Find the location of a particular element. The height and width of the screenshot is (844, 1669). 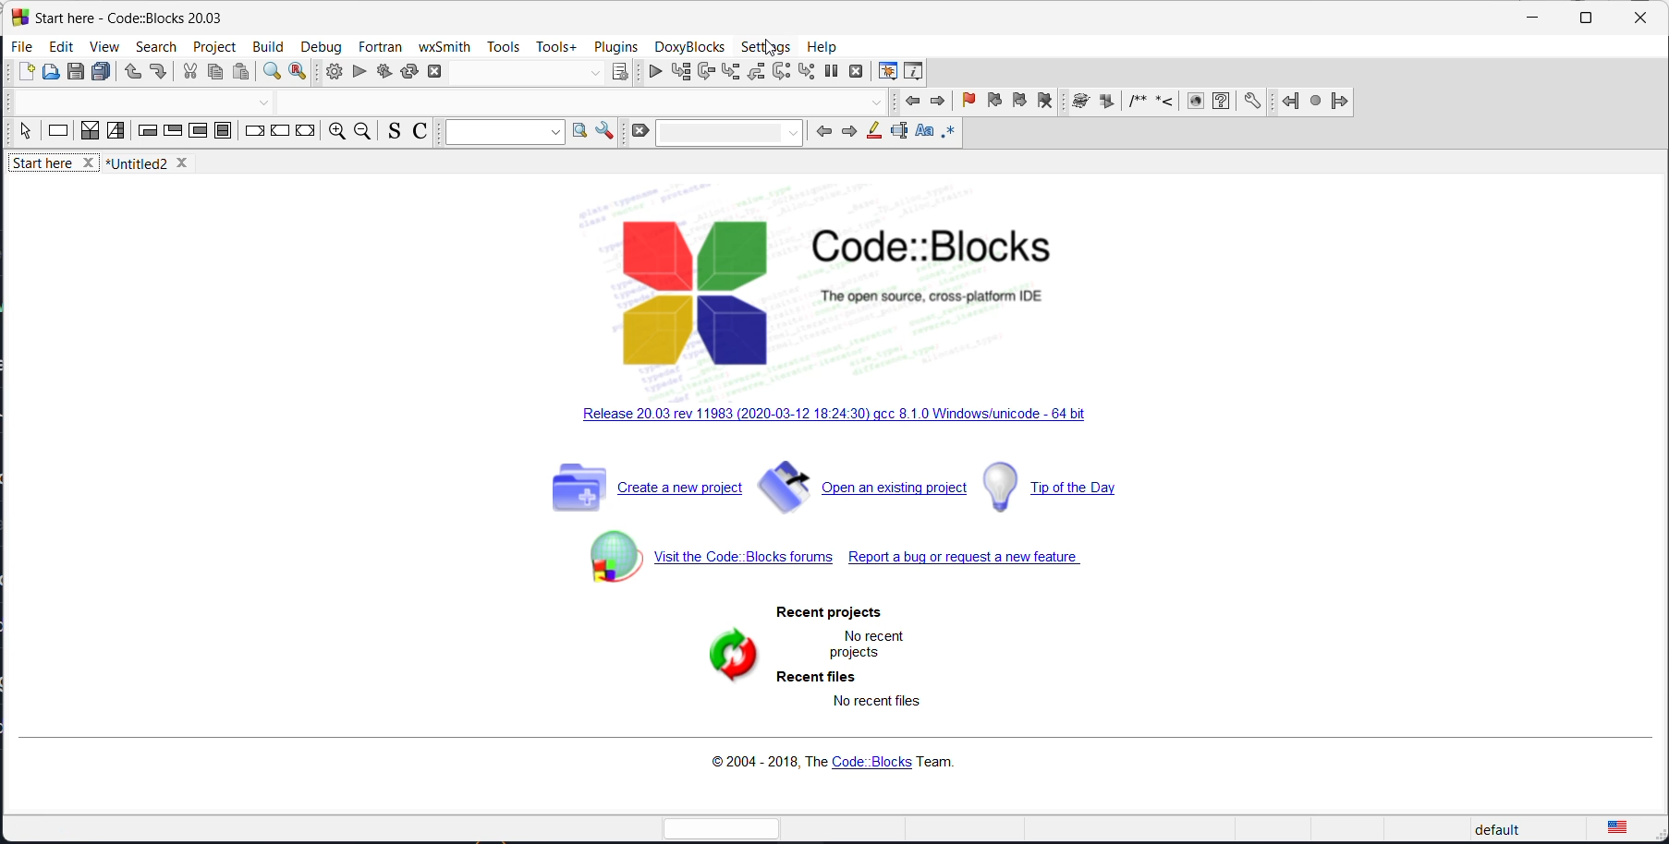

icon is located at coordinates (1194, 102).